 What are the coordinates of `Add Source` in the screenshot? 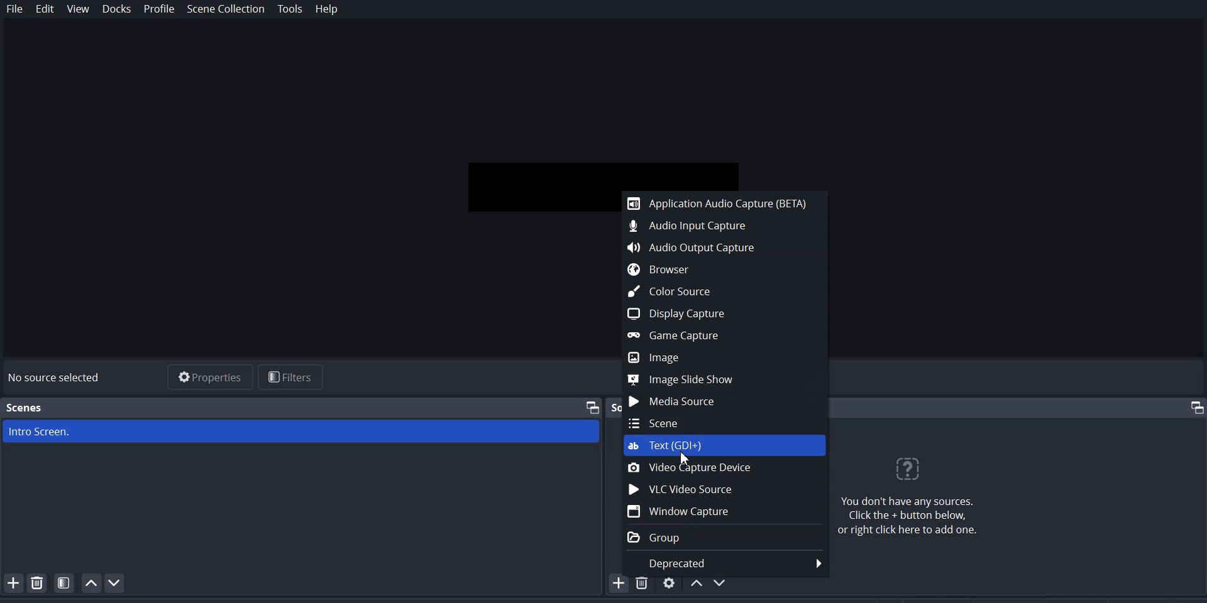 It's located at (619, 583).